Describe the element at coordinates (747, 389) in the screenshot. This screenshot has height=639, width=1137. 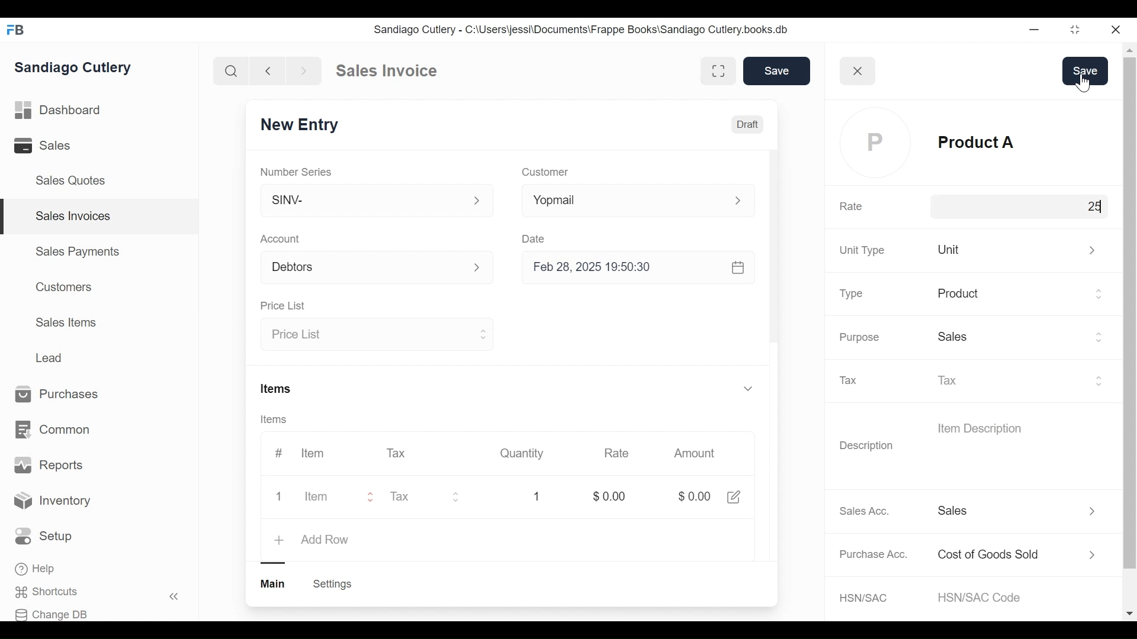
I see `v` at that location.